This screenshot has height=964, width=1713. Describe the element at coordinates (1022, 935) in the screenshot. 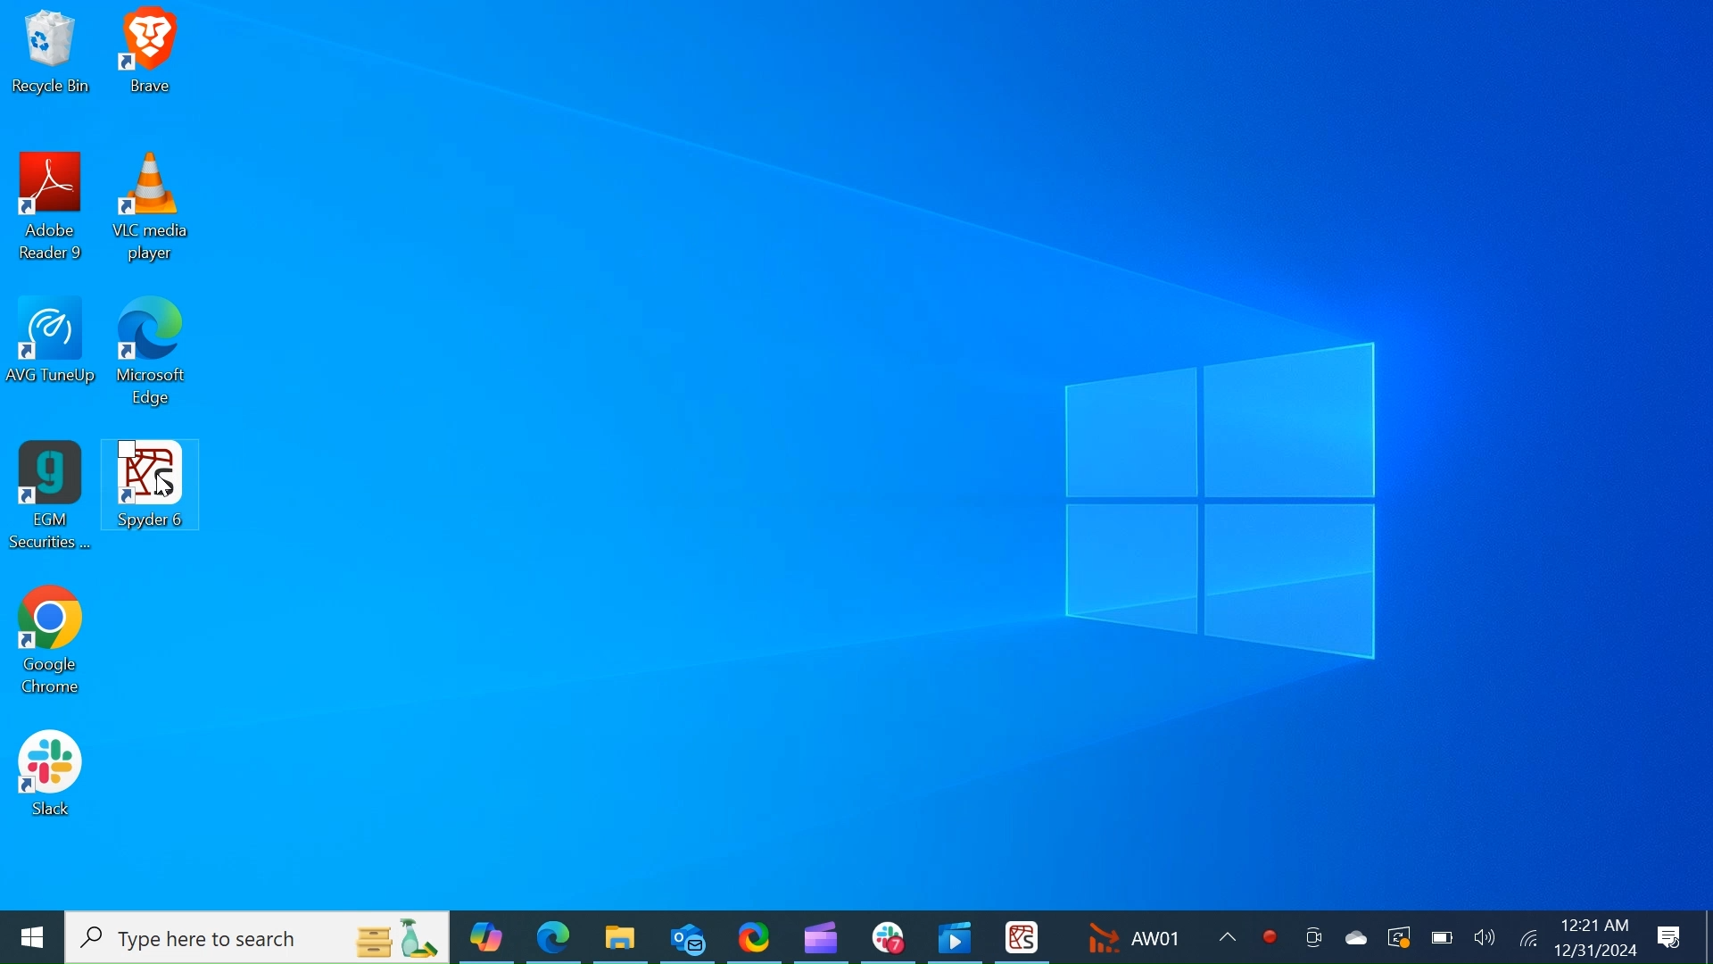

I see `Spyder Desktop Icon` at that location.